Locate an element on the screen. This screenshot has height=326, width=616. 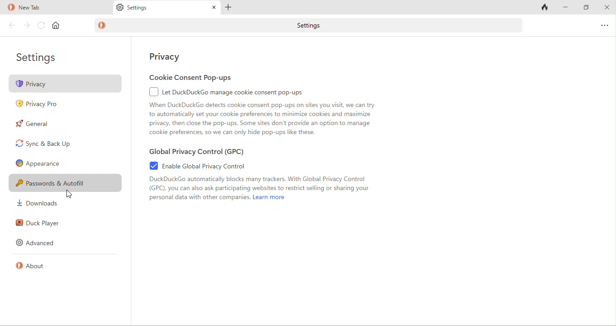
home is located at coordinates (57, 26).